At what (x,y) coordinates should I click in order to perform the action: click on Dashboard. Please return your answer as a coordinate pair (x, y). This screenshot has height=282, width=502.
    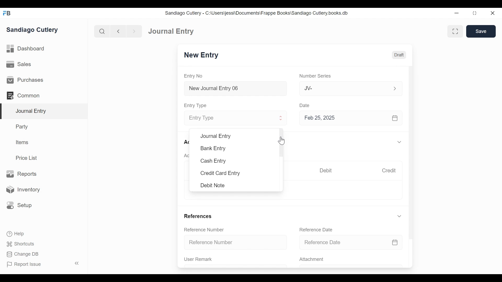
    Looking at the image, I should click on (26, 49).